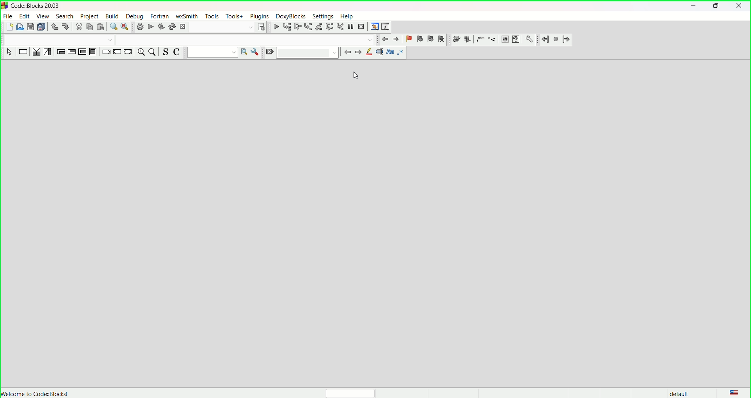 This screenshot has width=751, height=398. I want to click on minimize/maximize, so click(716, 6).